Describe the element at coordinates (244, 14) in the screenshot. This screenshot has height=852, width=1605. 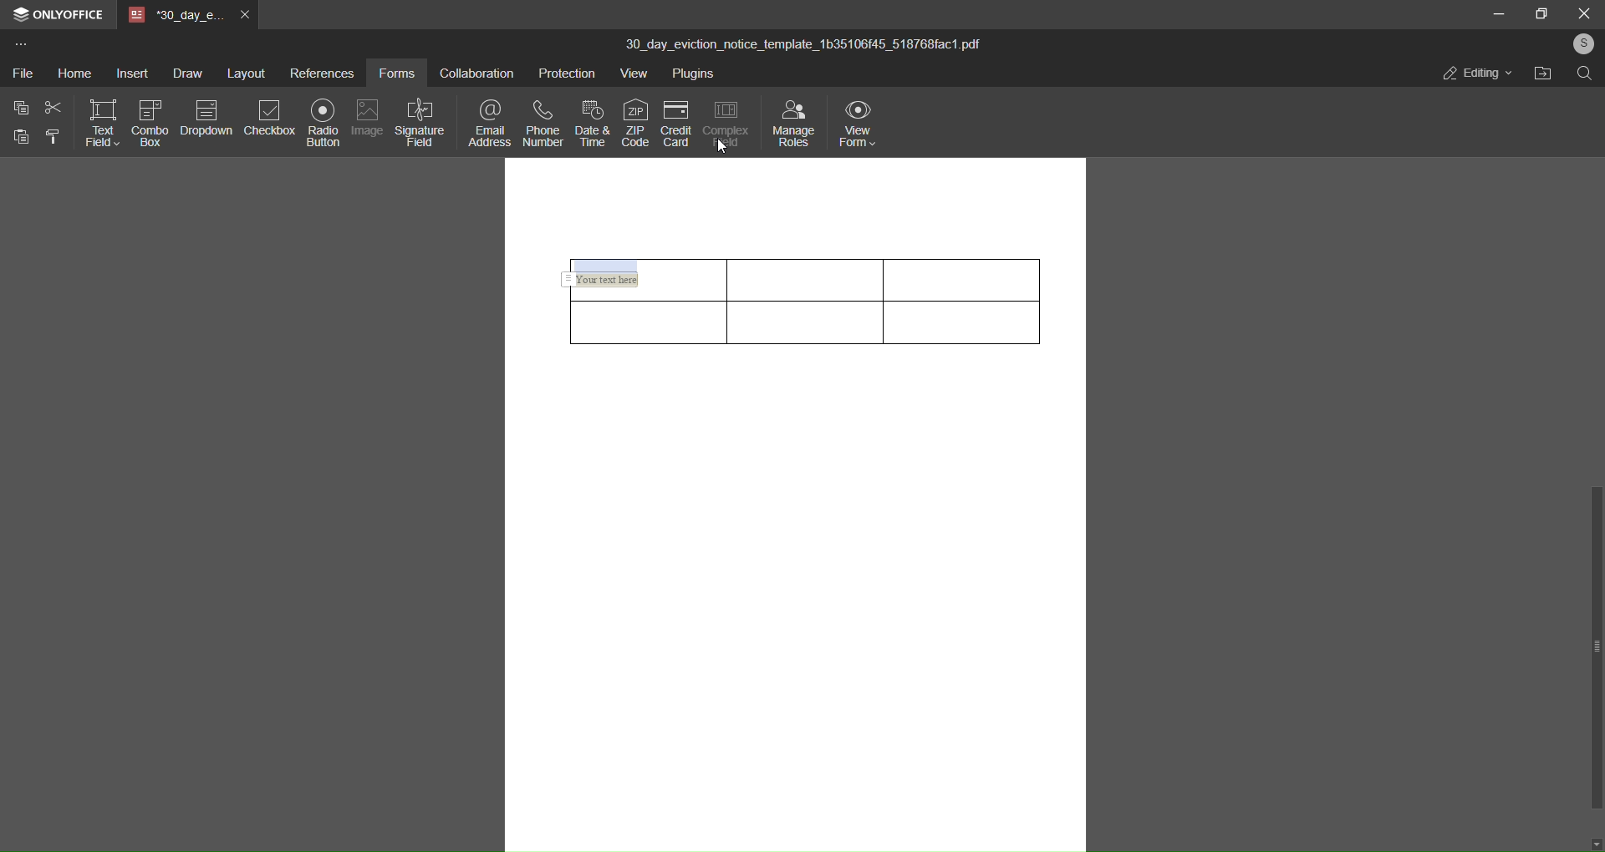
I see `close tab` at that location.